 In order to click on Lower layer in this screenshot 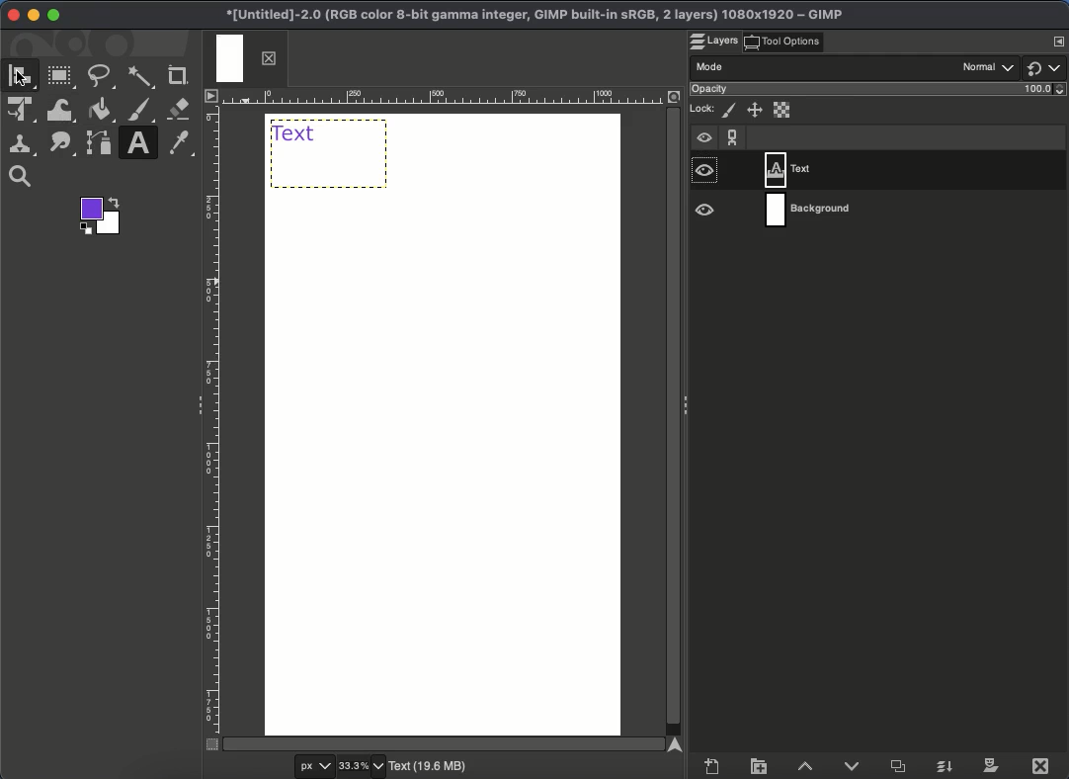, I will do `click(855, 766)`.